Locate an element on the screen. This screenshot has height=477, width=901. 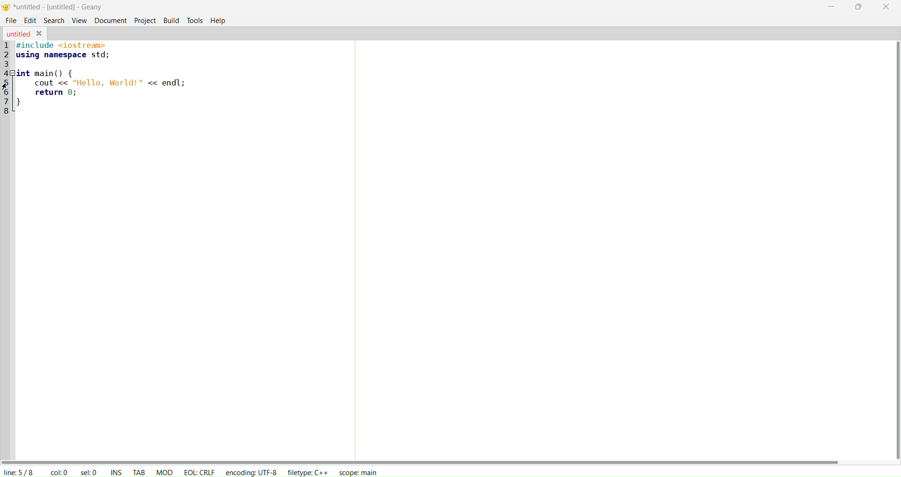
untitled is located at coordinates (18, 34).